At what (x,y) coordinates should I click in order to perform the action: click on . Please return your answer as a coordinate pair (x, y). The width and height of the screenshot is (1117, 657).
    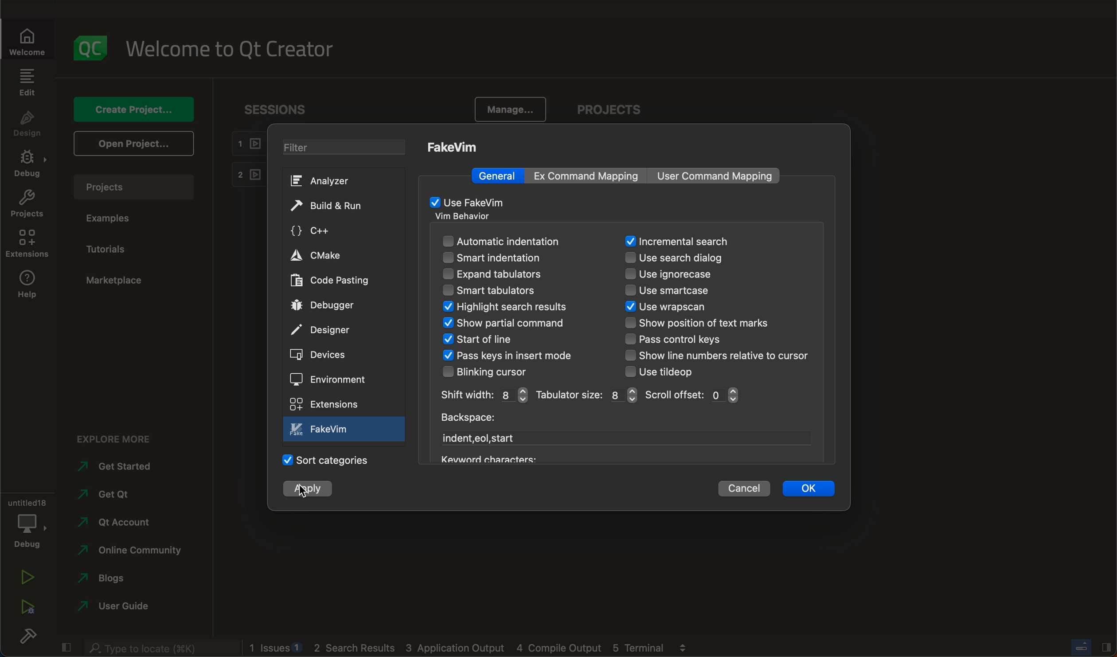
    Looking at the image, I should click on (356, 646).